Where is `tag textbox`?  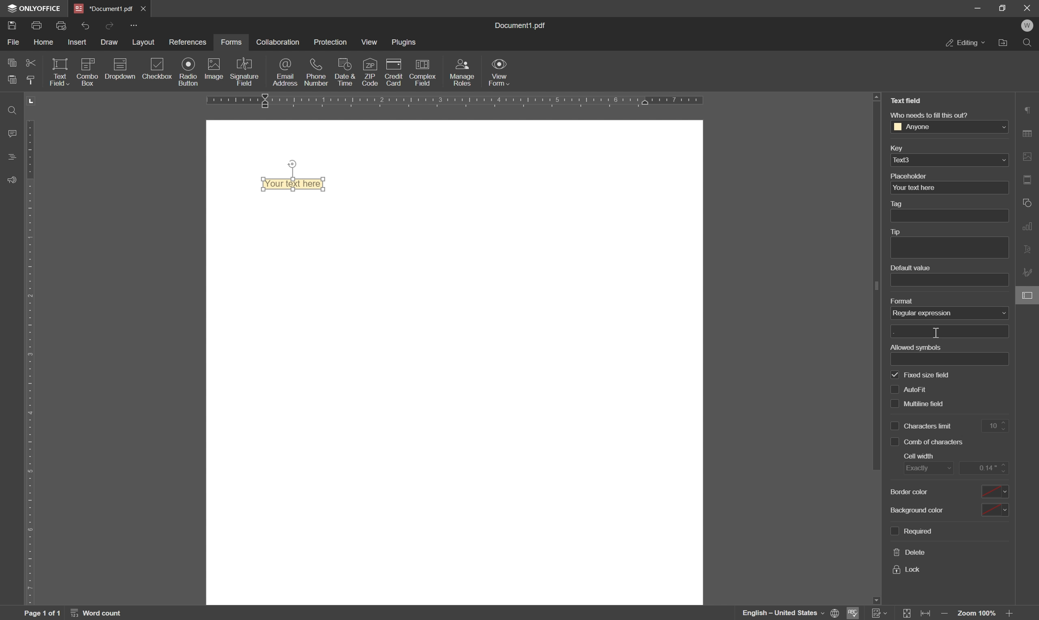 tag textbox is located at coordinates (953, 216).